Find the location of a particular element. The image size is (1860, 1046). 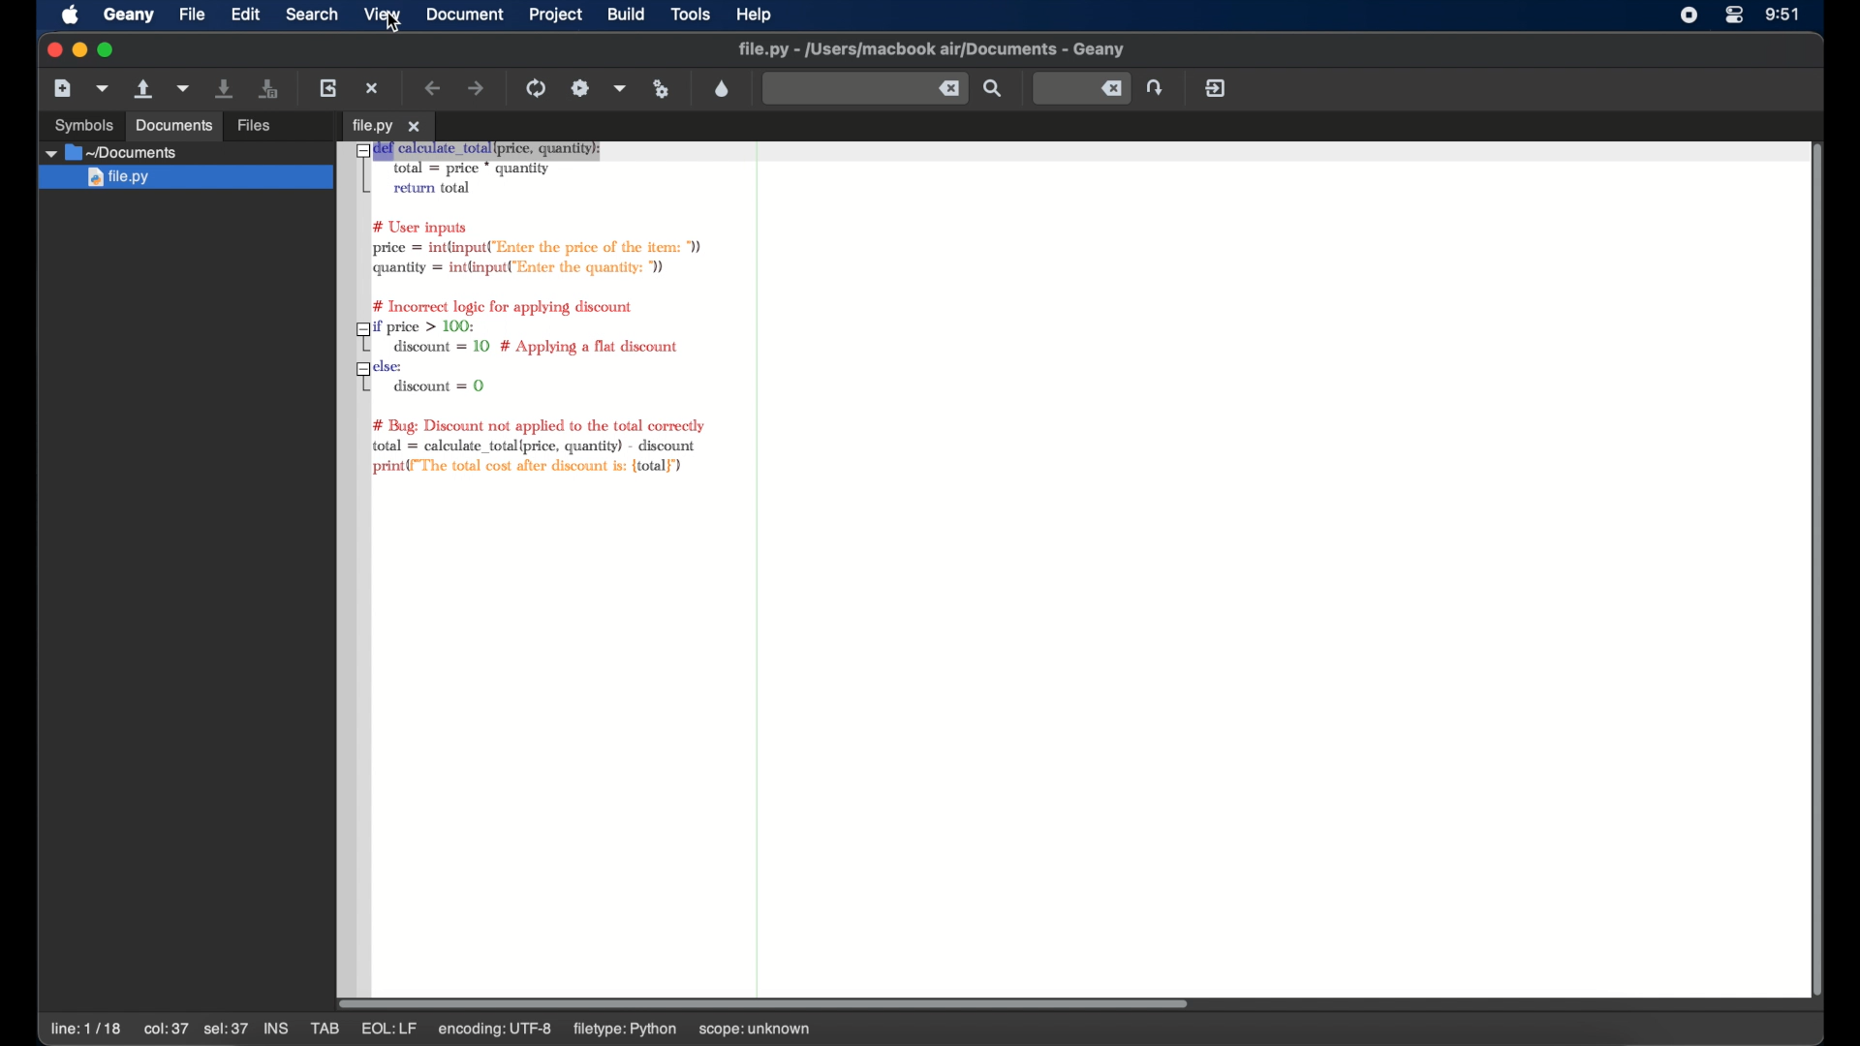

tab is located at coordinates (325, 1028).